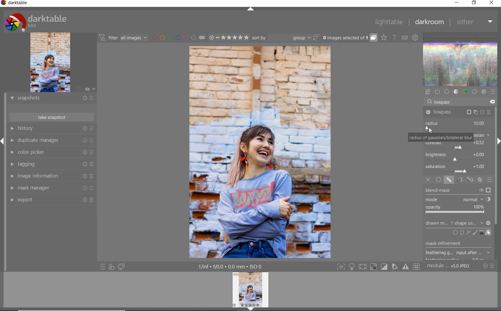 The width and height of the screenshot is (501, 311). Describe the element at coordinates (122, 266) in the screenshot. I see `display a second darkroom image window` at that location.